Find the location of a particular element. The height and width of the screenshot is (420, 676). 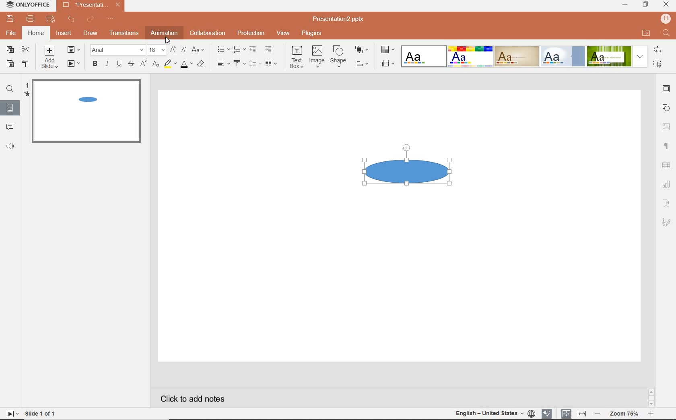

protection is located at coordinates (251, 33).